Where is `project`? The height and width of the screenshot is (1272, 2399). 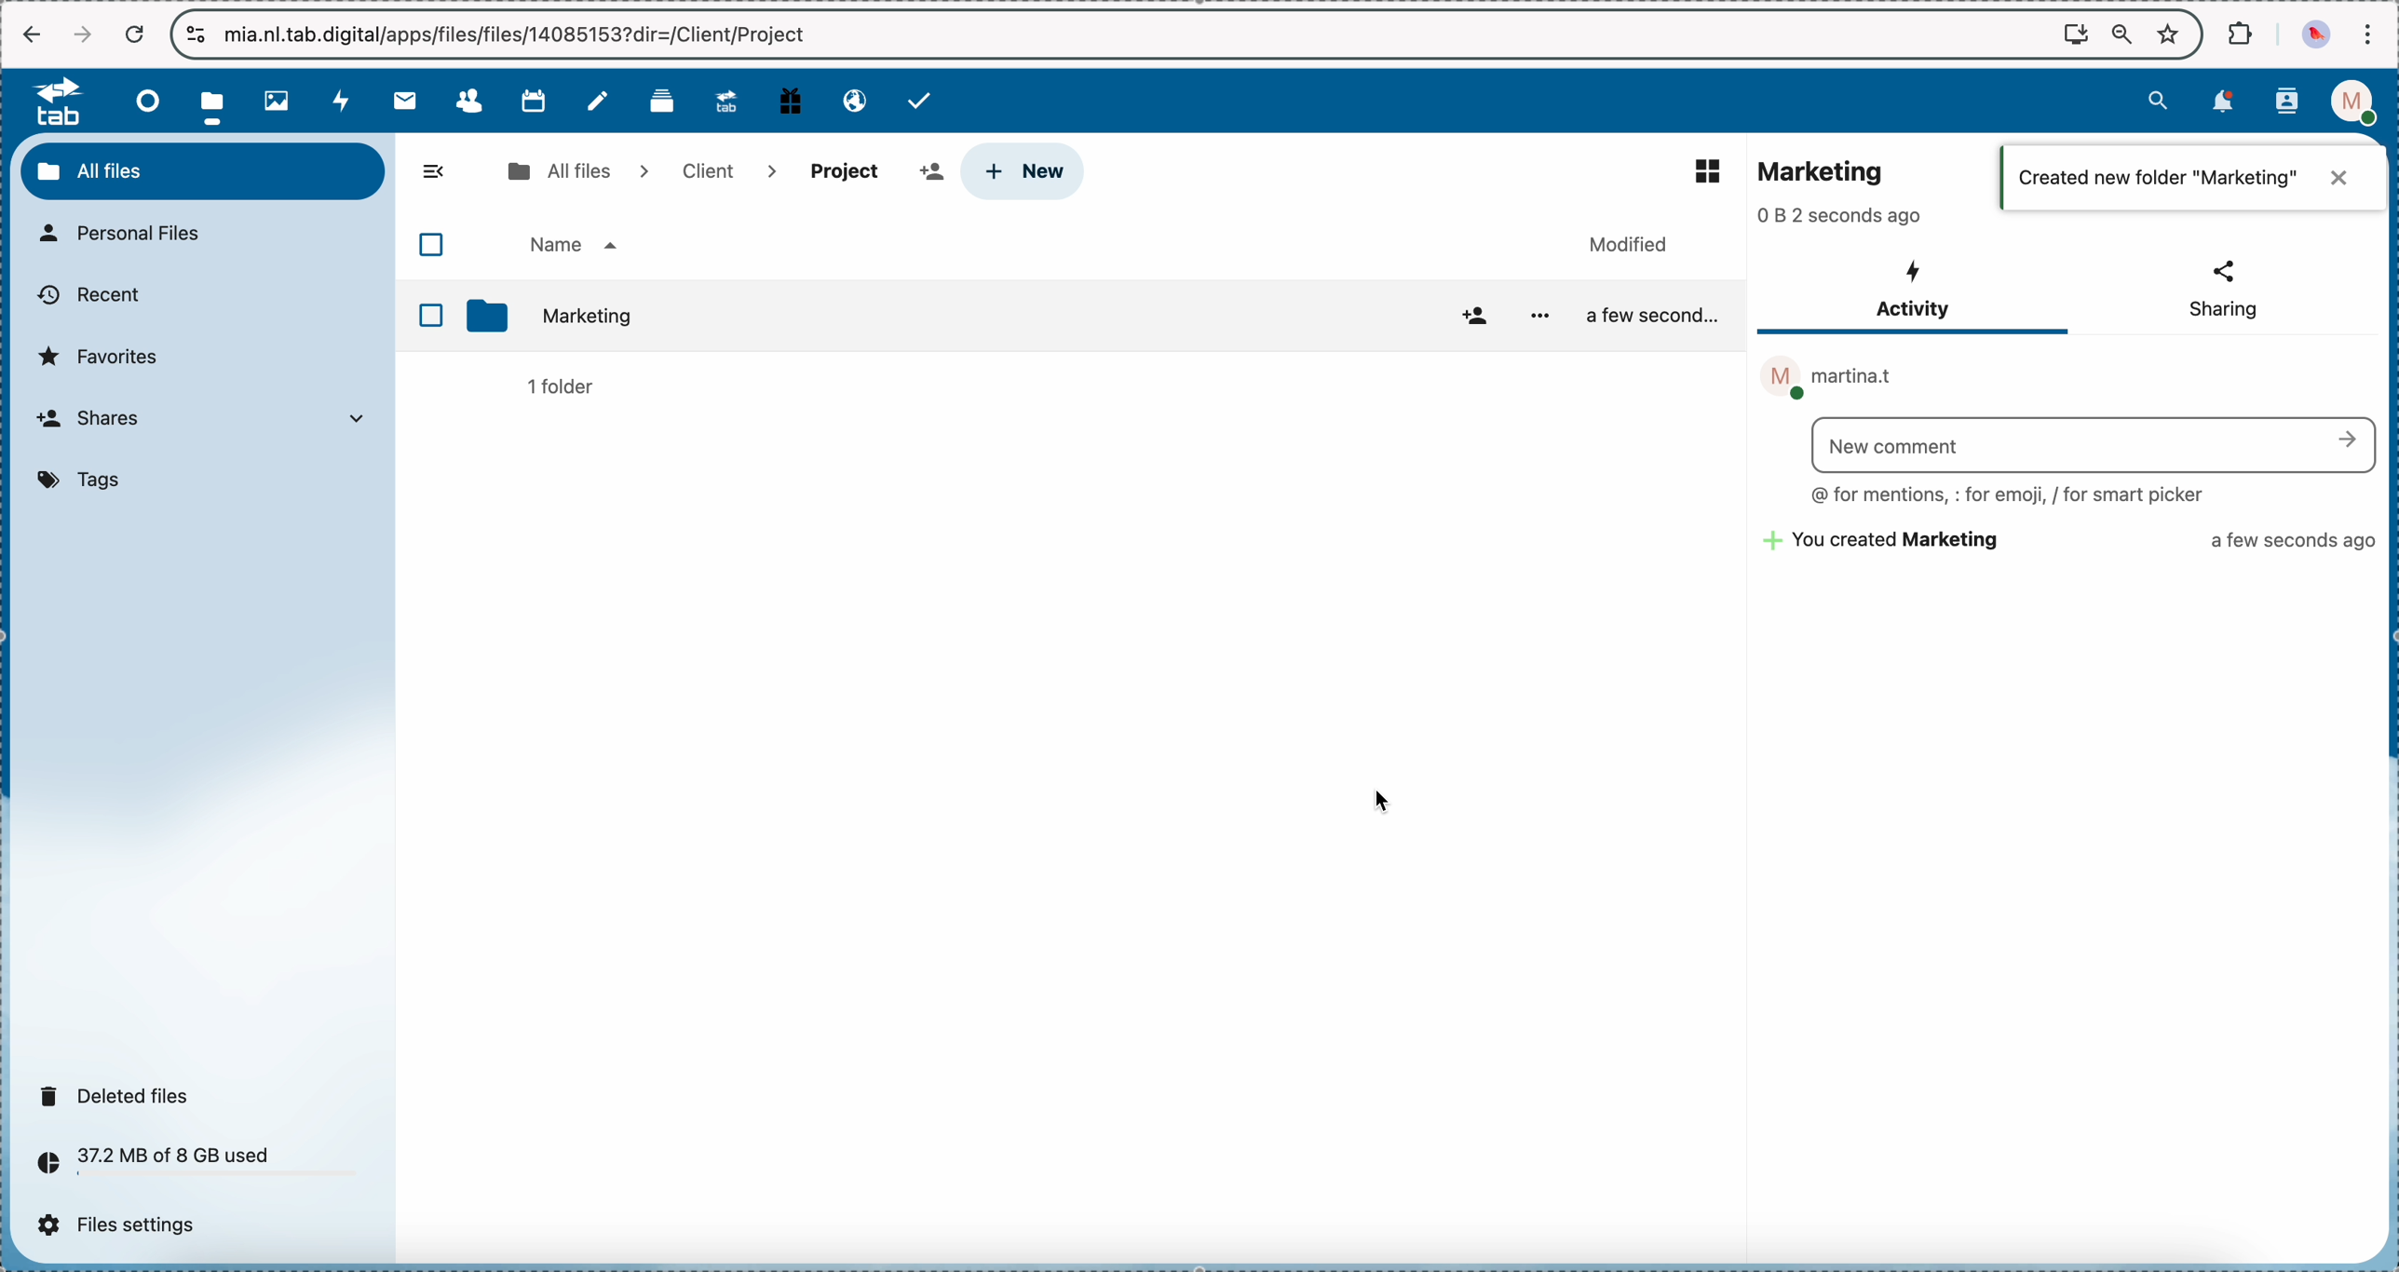 project is located at coordinates (847, 170).